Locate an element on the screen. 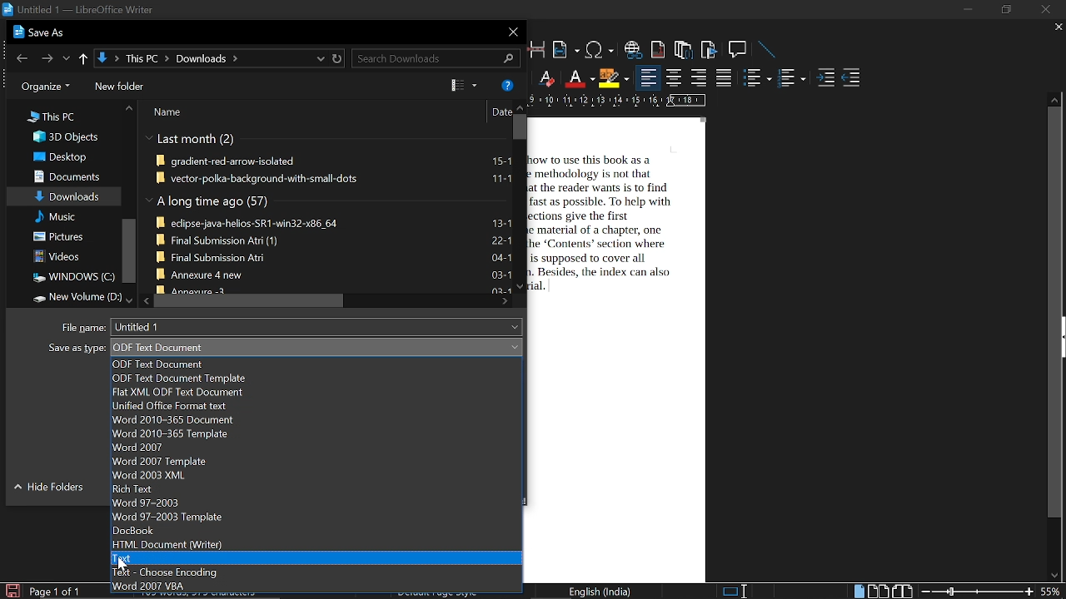 This screenshot has width=1066, height=599. justified is located at coordinates (725, 77).